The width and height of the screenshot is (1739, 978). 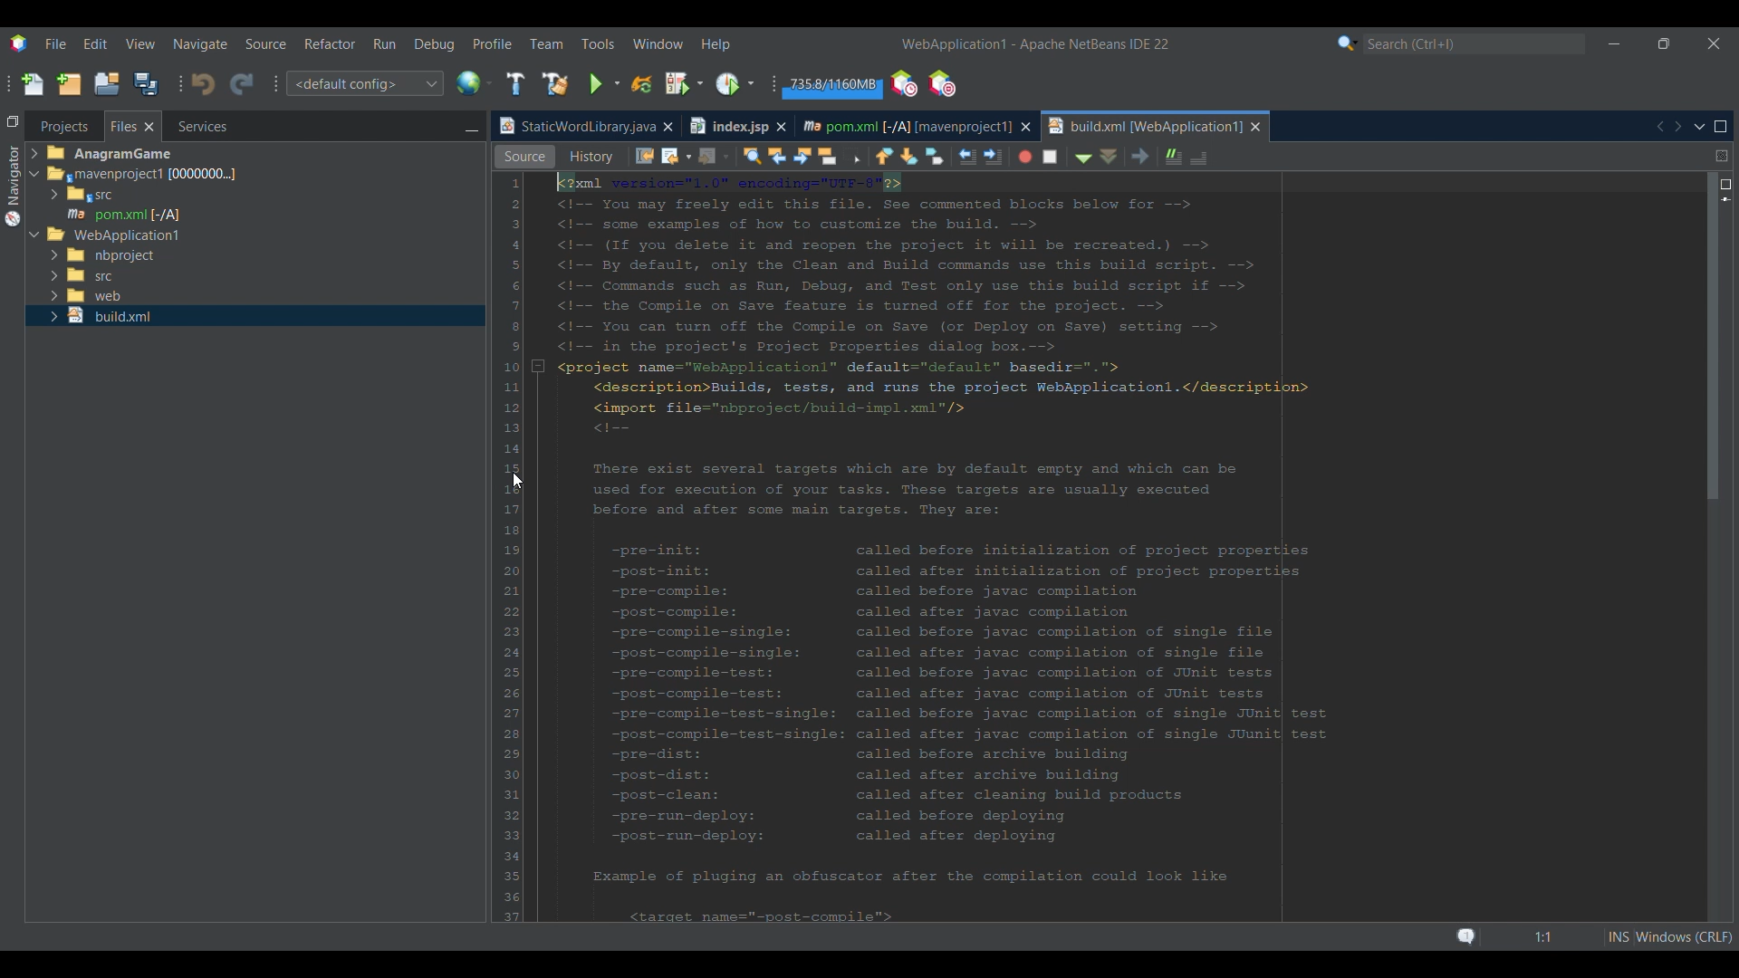 I want to click on Find selection, so click(x=910, y=156).